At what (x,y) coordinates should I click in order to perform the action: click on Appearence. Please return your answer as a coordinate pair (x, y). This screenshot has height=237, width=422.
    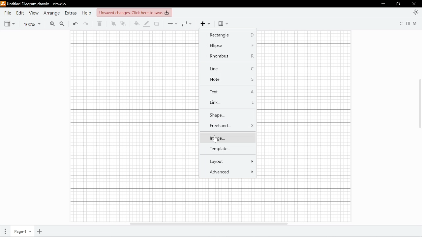
    Looking at the image, I should click on (416, 12).